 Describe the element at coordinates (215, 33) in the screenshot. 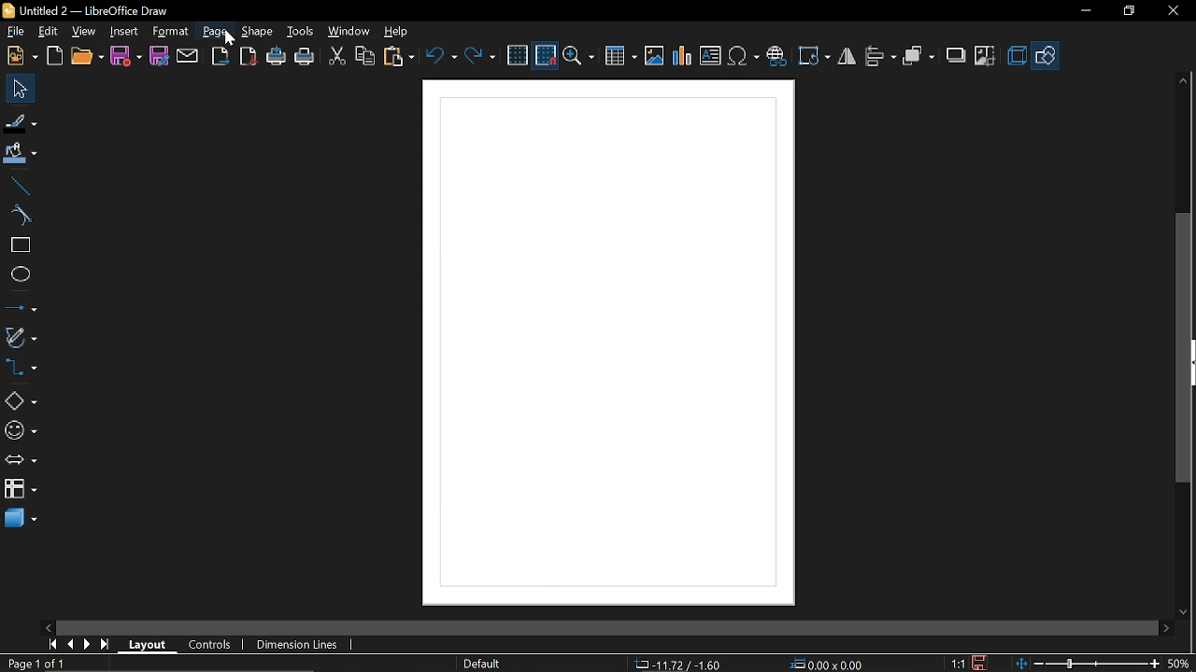

I see `Page` at that location.